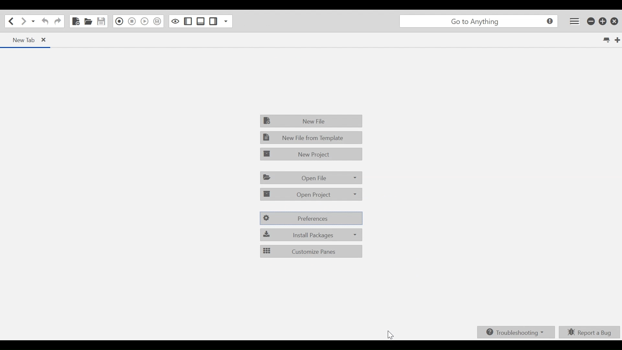 This screenshot has width=622, height=350. What do you see at coordinates (57, 21) in the screenshot?
I see `Redo last action` at bounding box center [57, 21].